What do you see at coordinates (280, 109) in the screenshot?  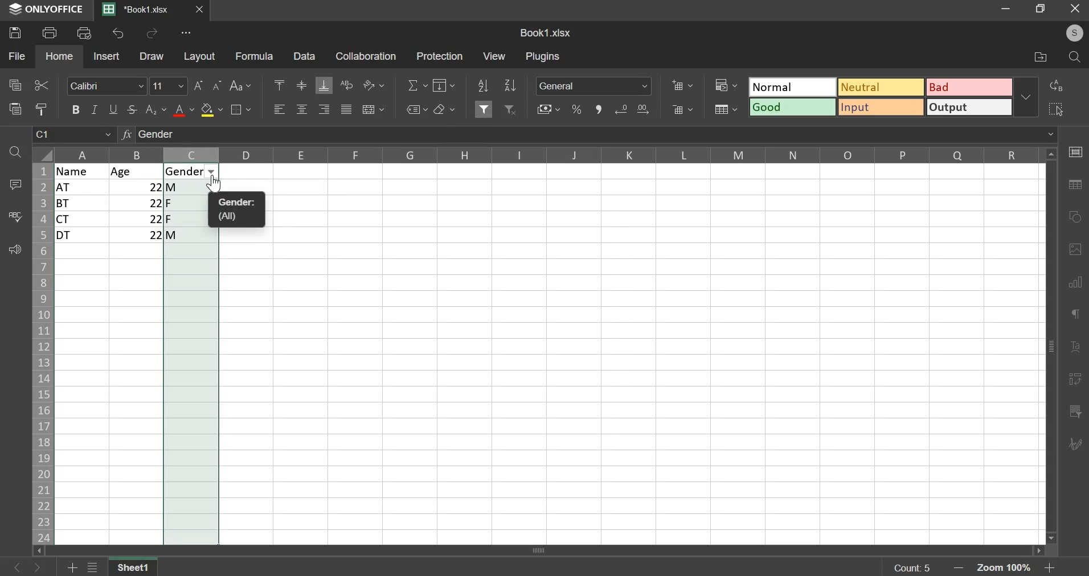 I see `left align` at bounding box center [280, 109].